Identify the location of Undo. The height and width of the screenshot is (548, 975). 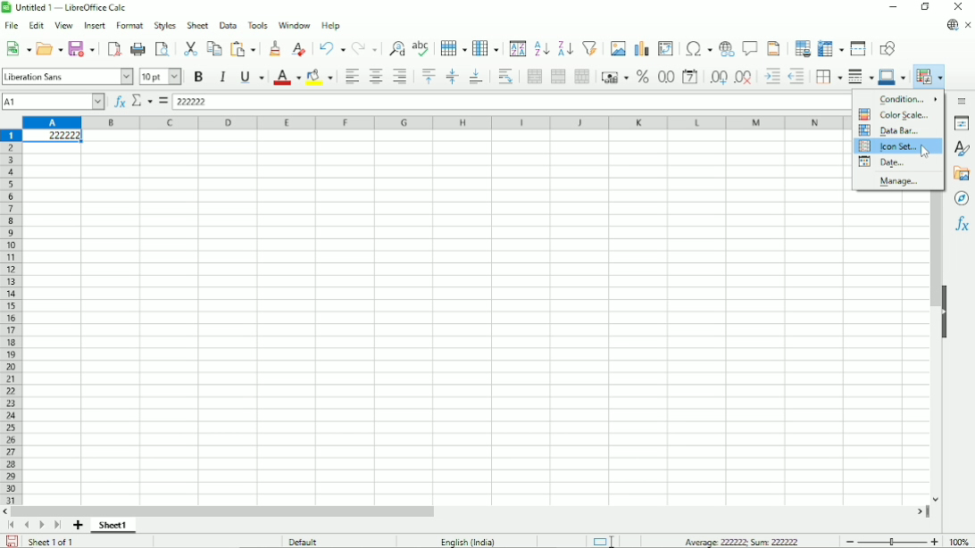
(331, 47).